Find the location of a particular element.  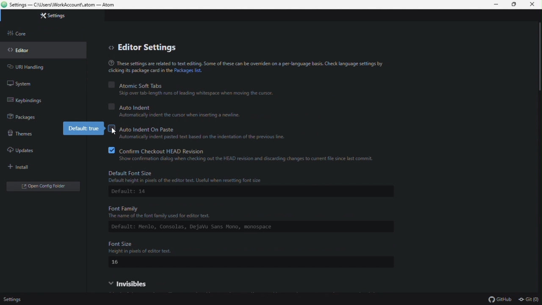

Core  is located at coordinates (29, 33).